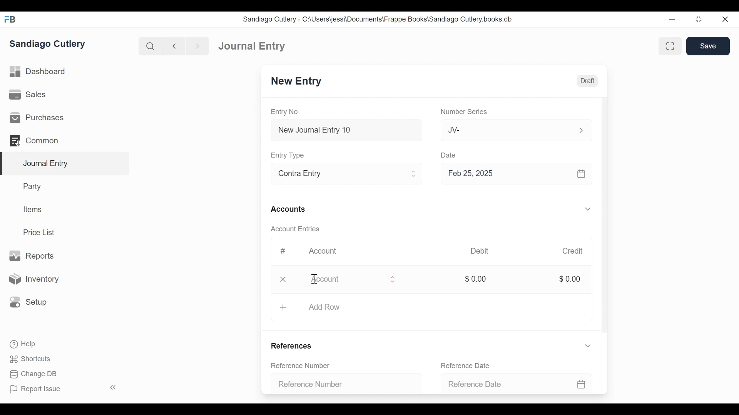 The height and width of the screenshot is (415, 739). What do you see at coordinates (10, 19) in the screenshot?
I see `Frappe Books Desktop icon` at bounding box center [10, 19].